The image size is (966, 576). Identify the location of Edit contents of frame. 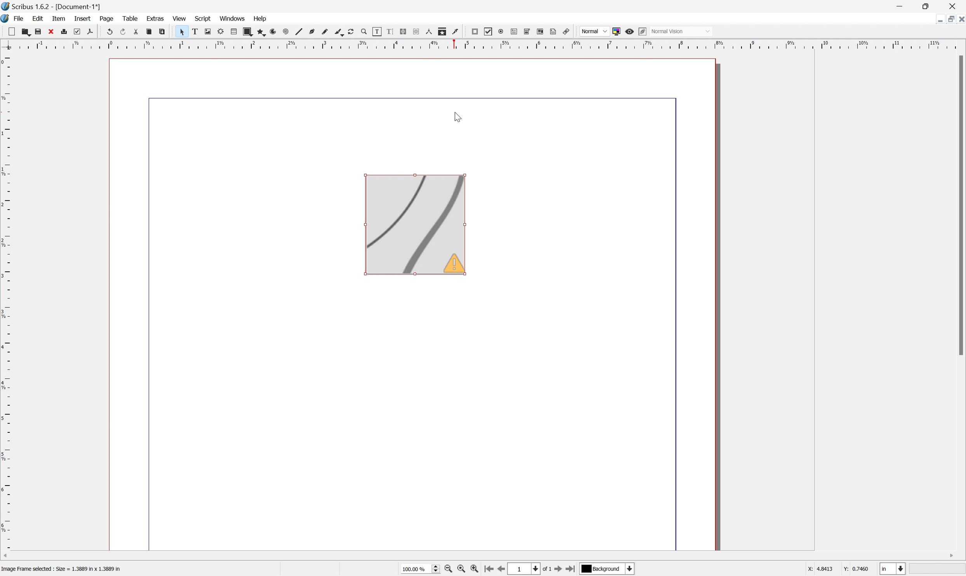
(377, 31).